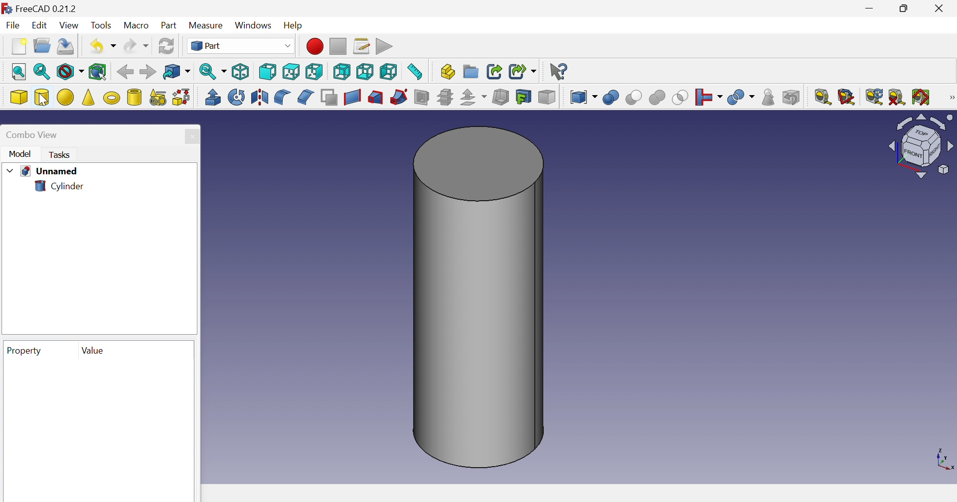  What do you see at coordinates (422, 97) in the screenshot?
I see `Section` at bounding box center [422, 97].